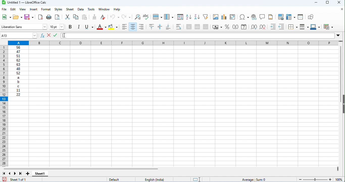 This screenshot has height=182, width=345. Describe the element at coordinates (18, 52) in the screenshot. I see `47` at that location.